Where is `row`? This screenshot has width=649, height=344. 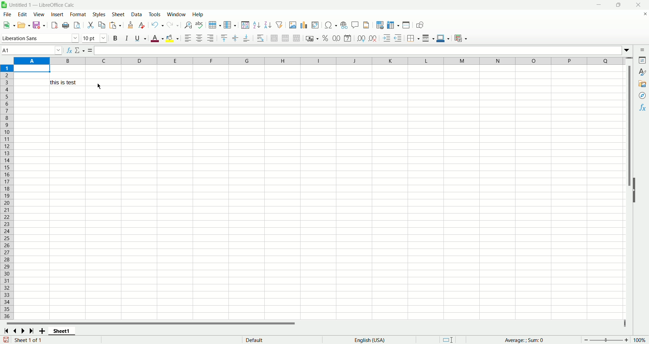
row is located at coordinates (214, 25).